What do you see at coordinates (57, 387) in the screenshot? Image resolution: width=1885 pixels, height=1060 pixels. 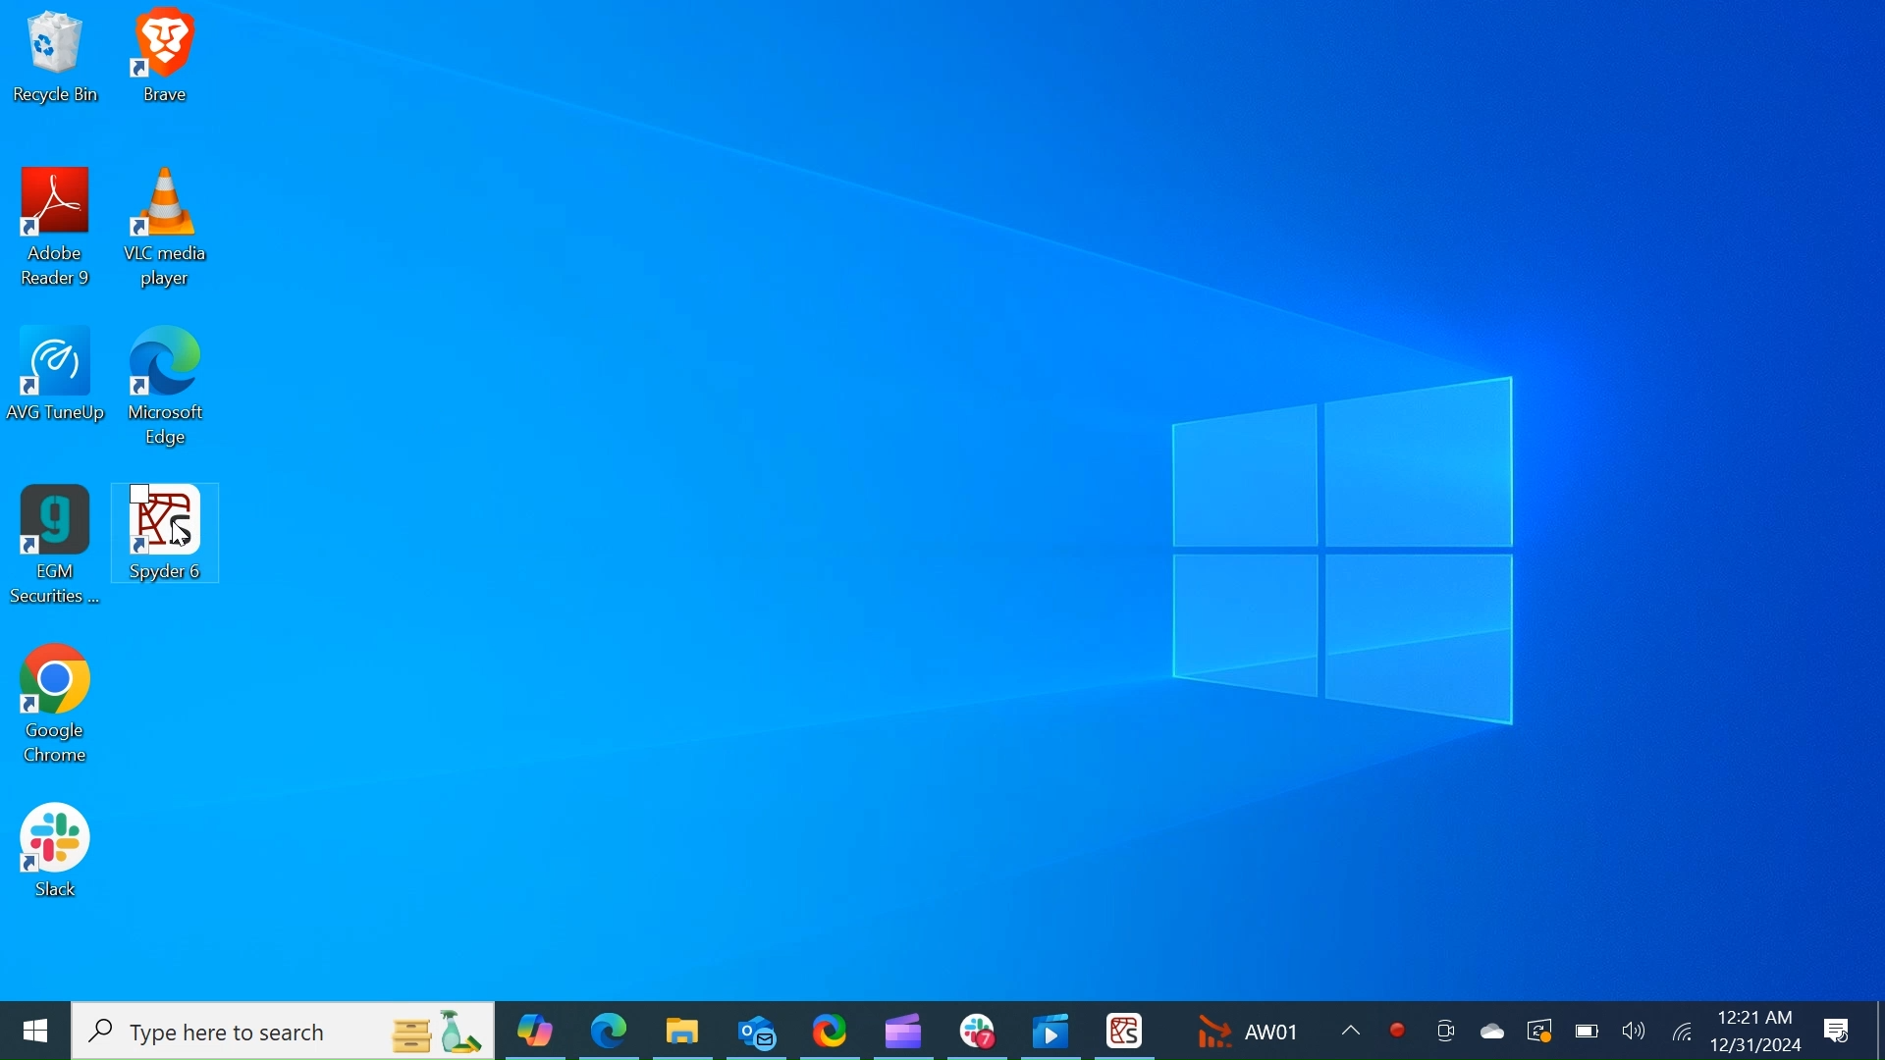 I see `AVG TuneUp Desktop Icon` at bounding box center [57, 387].